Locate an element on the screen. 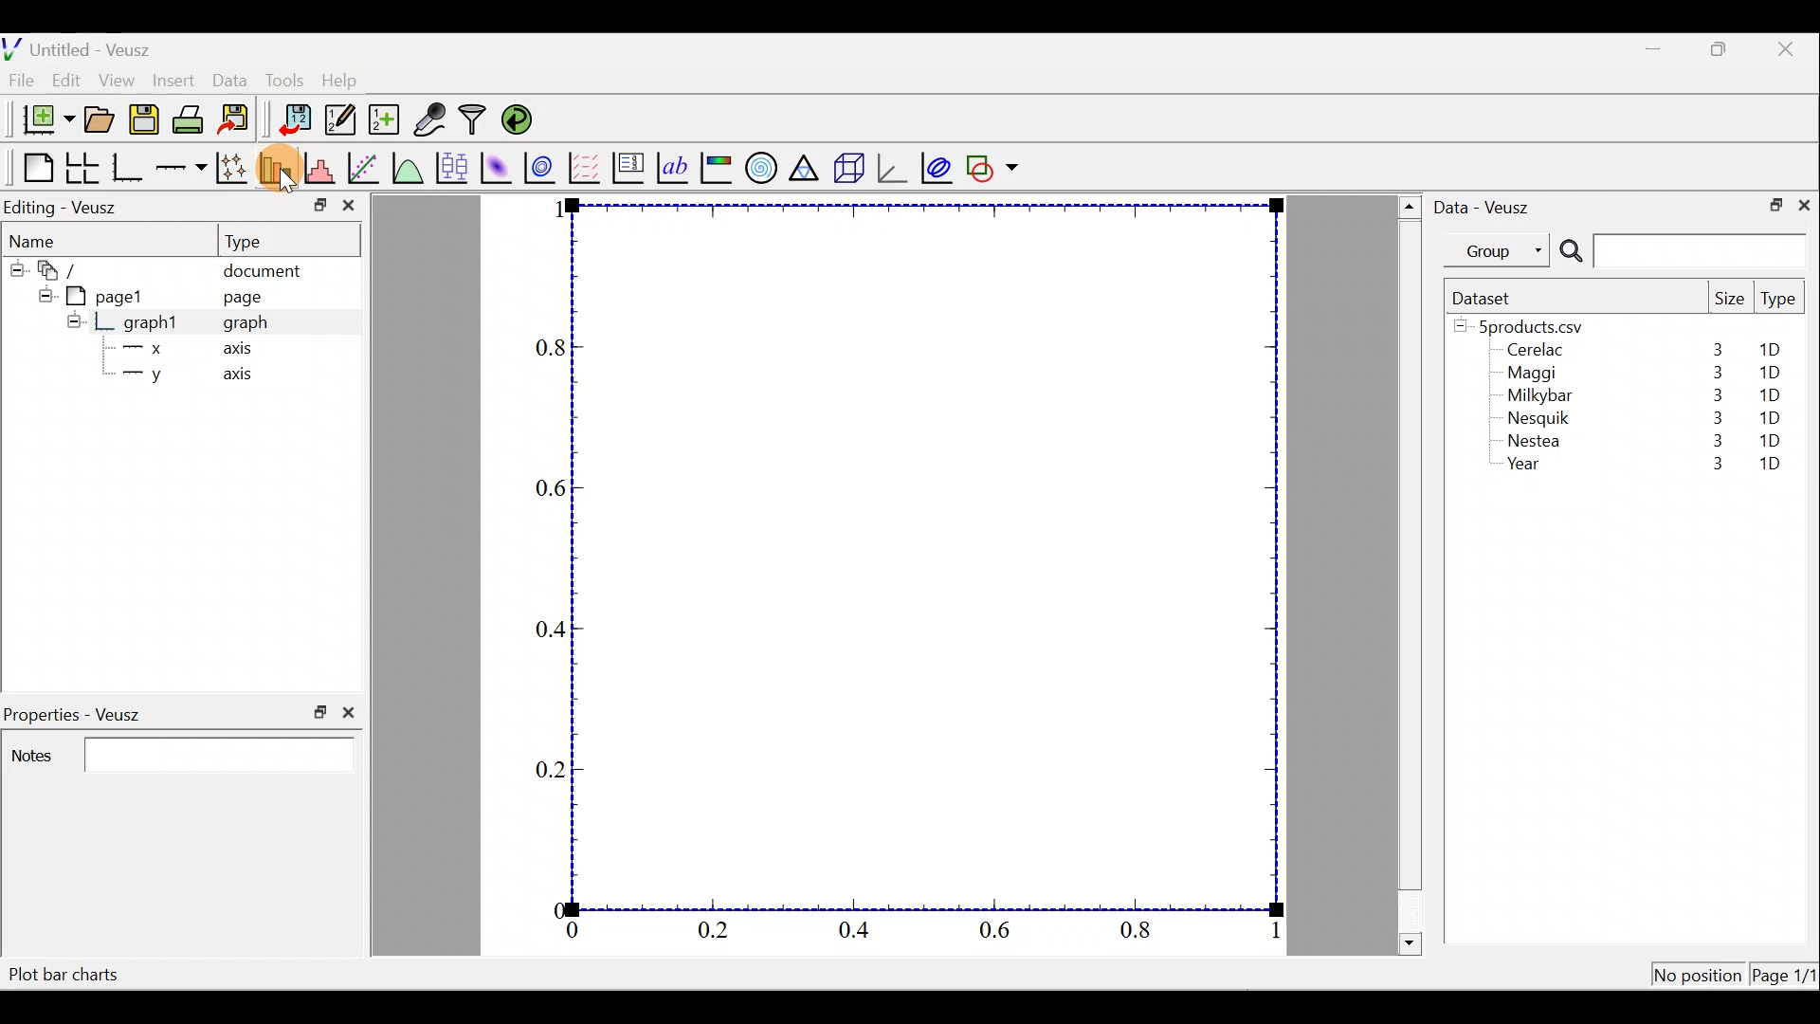 This screenshot has width=1820, height=1024. restore down is located at coordinates (320, 712).